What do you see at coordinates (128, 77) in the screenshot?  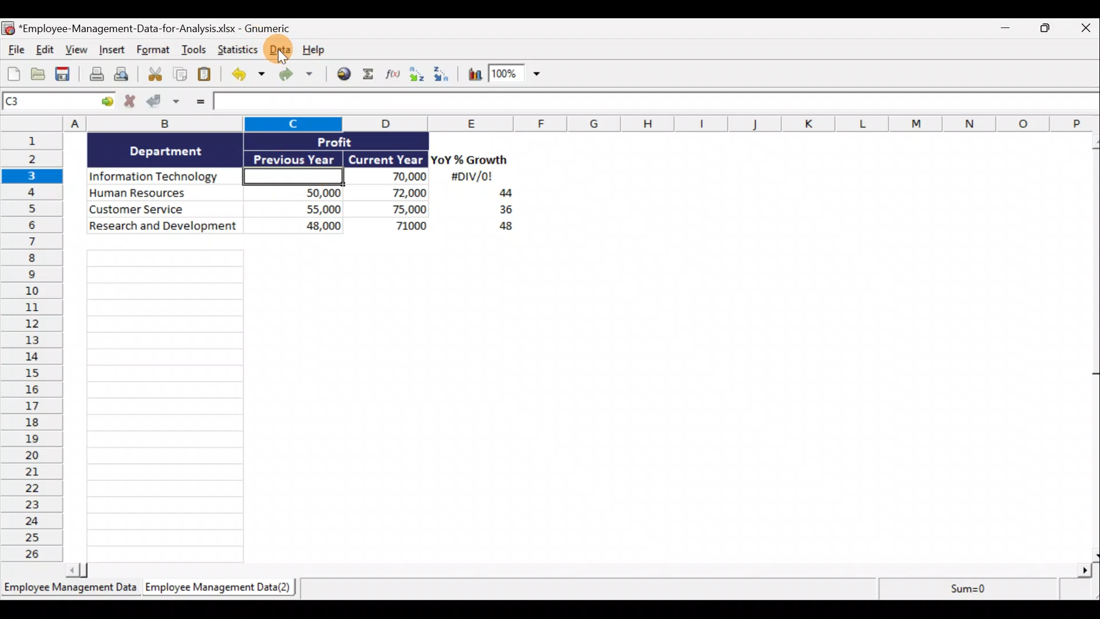 I see `Print preview` at bounding box center [128, 77].